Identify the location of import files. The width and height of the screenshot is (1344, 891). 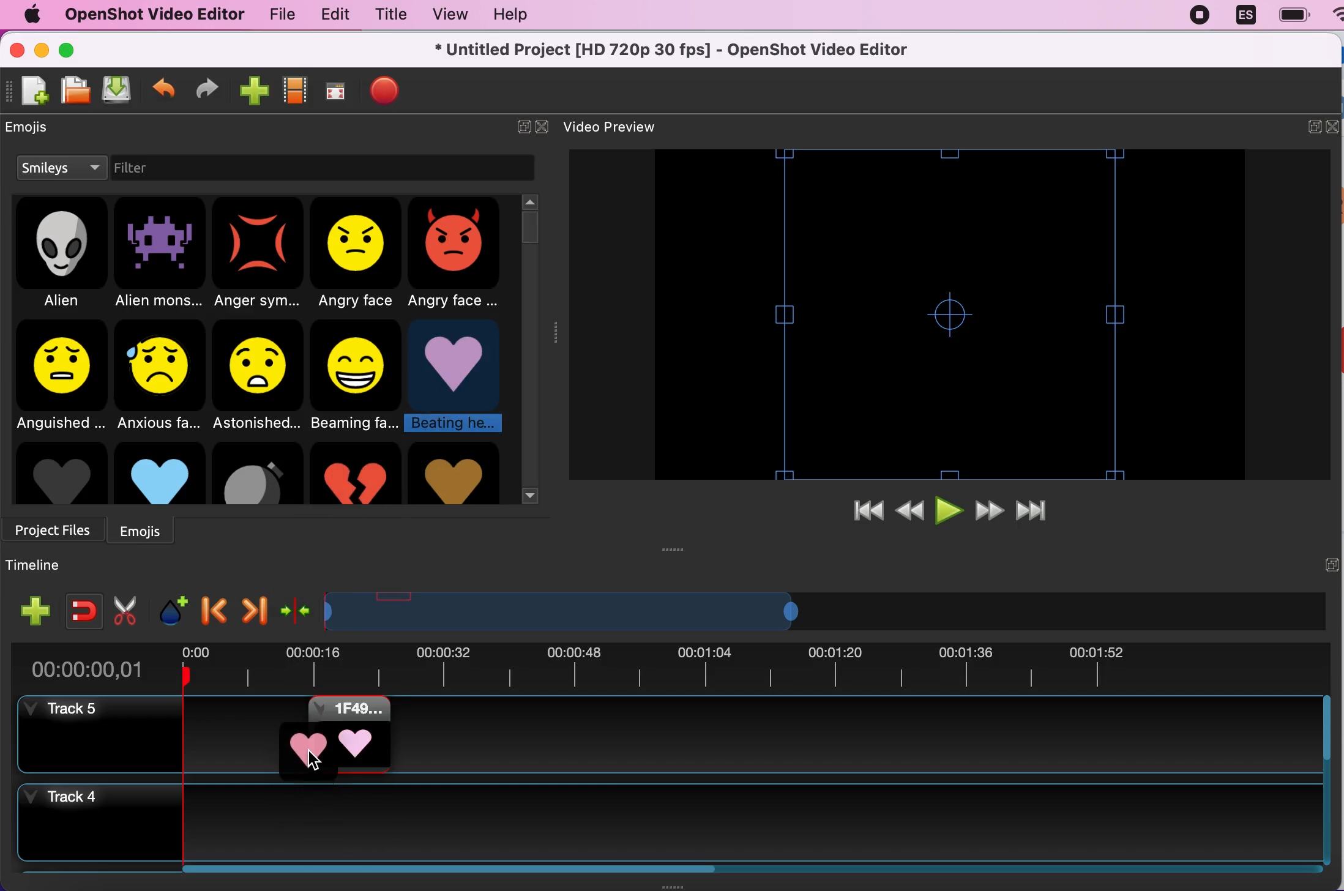
(253, 88).